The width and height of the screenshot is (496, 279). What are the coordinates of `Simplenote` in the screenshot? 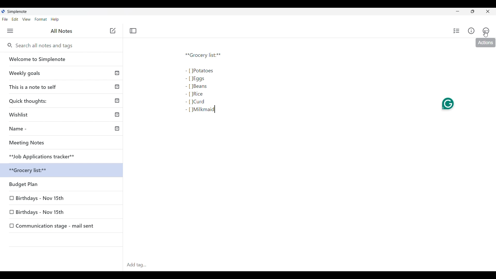 It's located at (16, 11).